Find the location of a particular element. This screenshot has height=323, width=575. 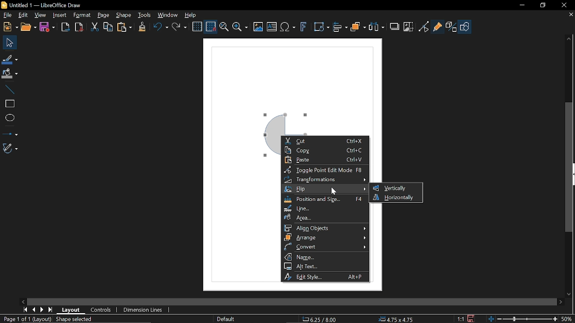

Select is located at coordinates (10, 43).